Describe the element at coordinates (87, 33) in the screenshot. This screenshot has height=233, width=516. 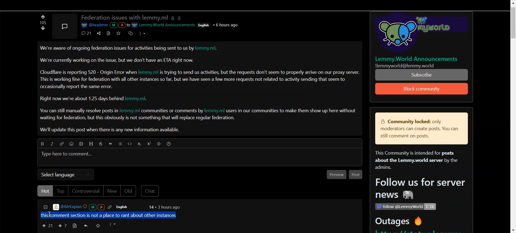
I see `comment` at that location.